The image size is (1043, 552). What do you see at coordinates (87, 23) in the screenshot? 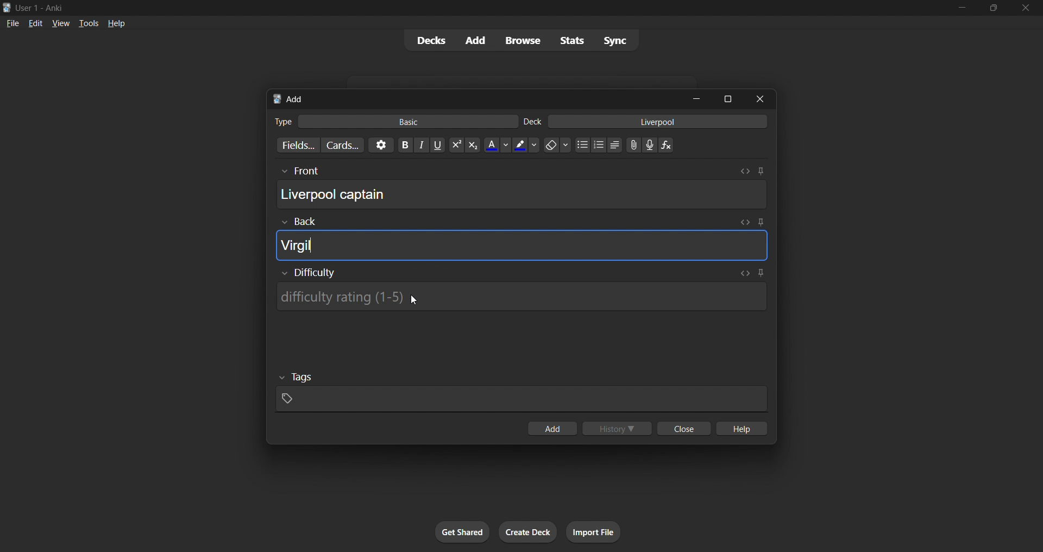
I see `tools` at bounding box center [87, 23].